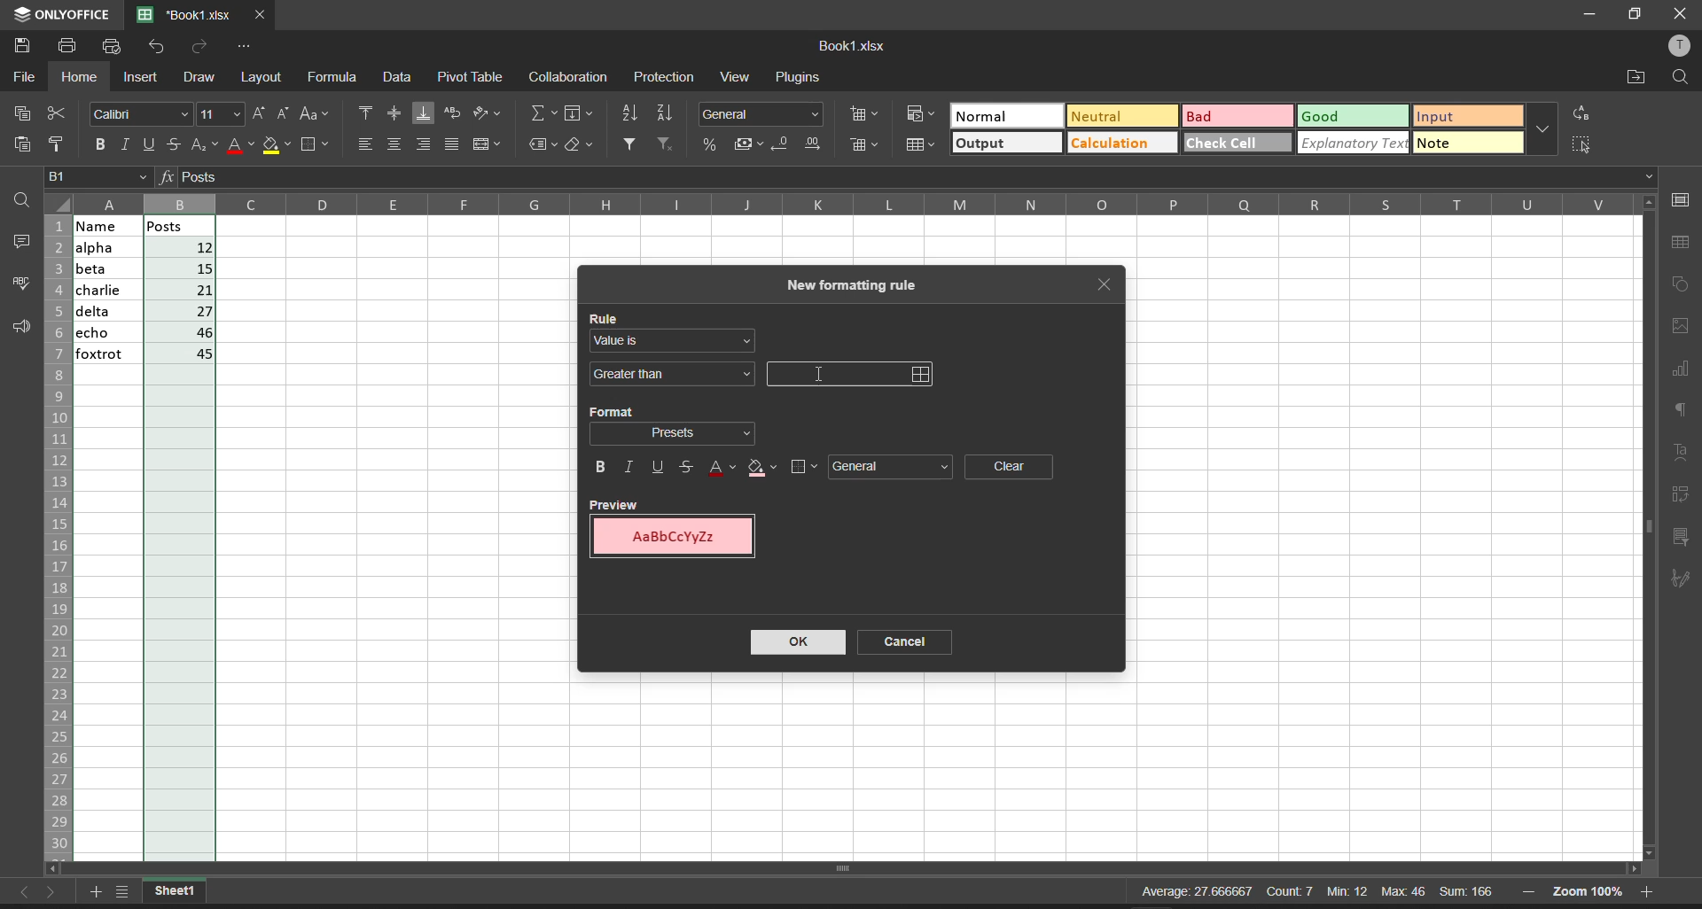 The image size is (1702, 909). I want to click on output, so click(981, 144).